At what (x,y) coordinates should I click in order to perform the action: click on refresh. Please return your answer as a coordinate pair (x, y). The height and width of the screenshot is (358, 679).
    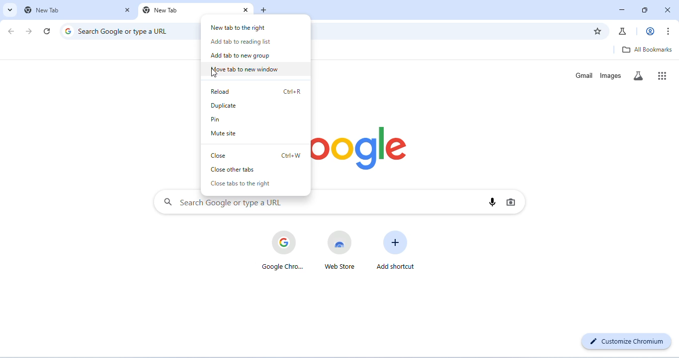
    Looking at the image, I should click on (47, 32).